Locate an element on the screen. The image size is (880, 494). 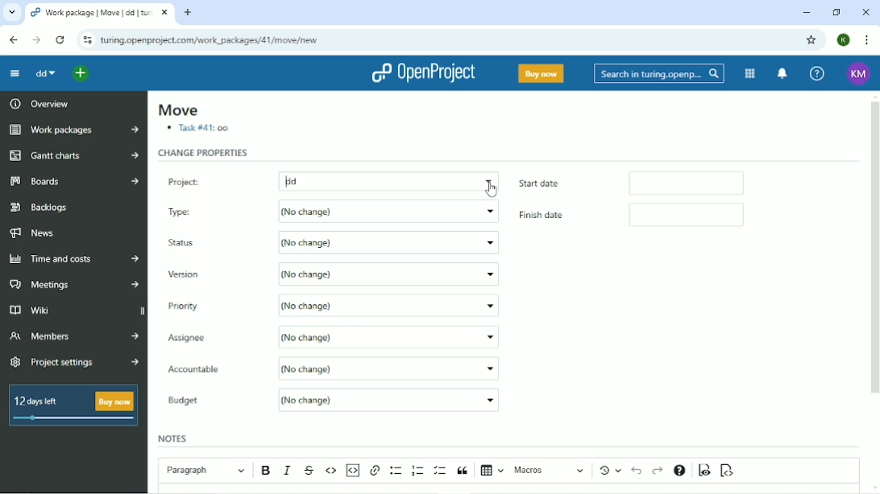
Site is located at coordinates (210, 41).